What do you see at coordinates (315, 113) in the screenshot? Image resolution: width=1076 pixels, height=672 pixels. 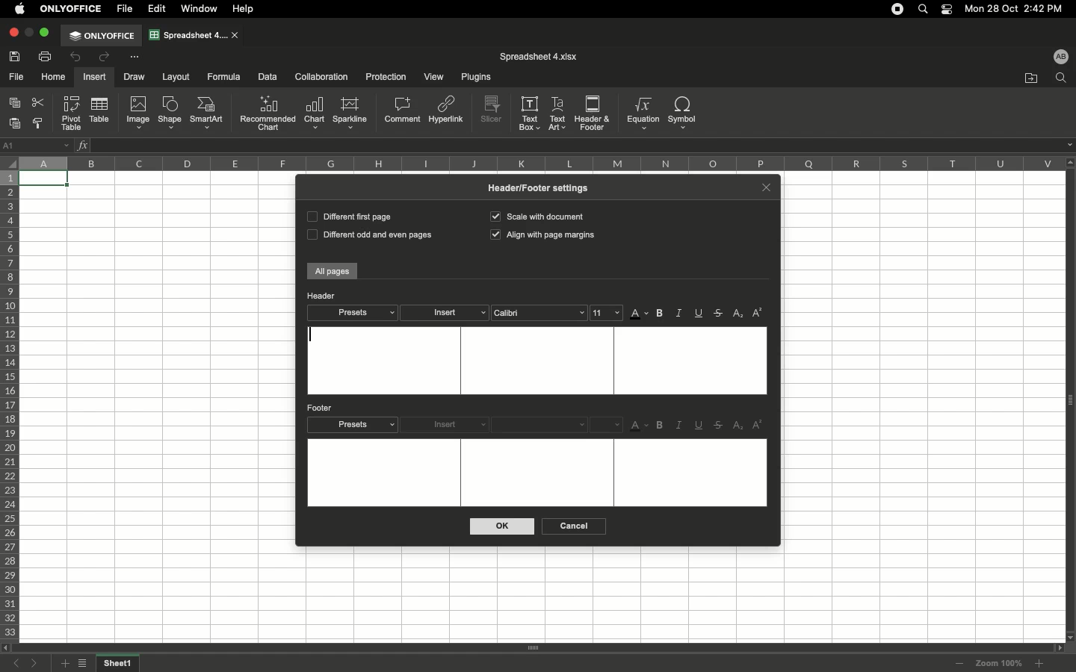 I see `Chart` at bounding box center [315, 113].